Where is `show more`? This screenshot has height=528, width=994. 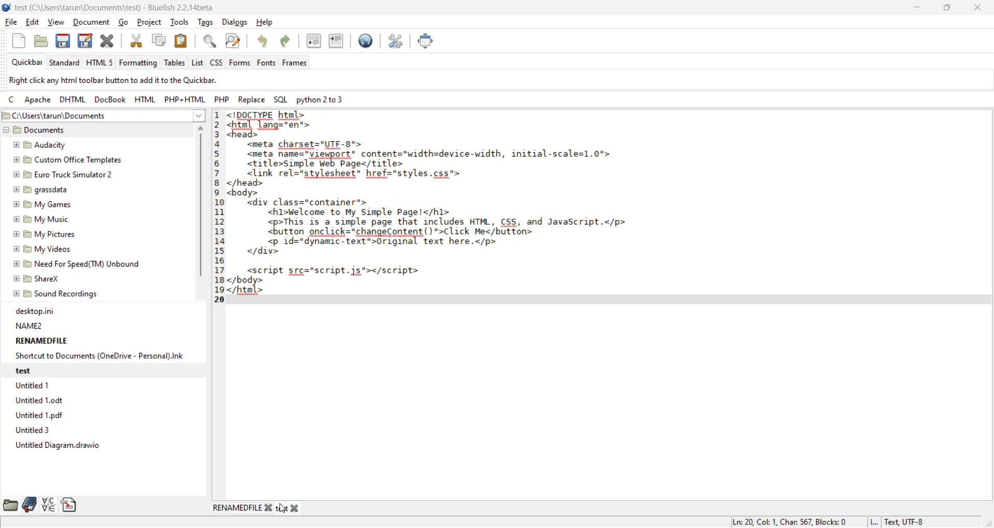
show more is located at coordinates (200, 116).